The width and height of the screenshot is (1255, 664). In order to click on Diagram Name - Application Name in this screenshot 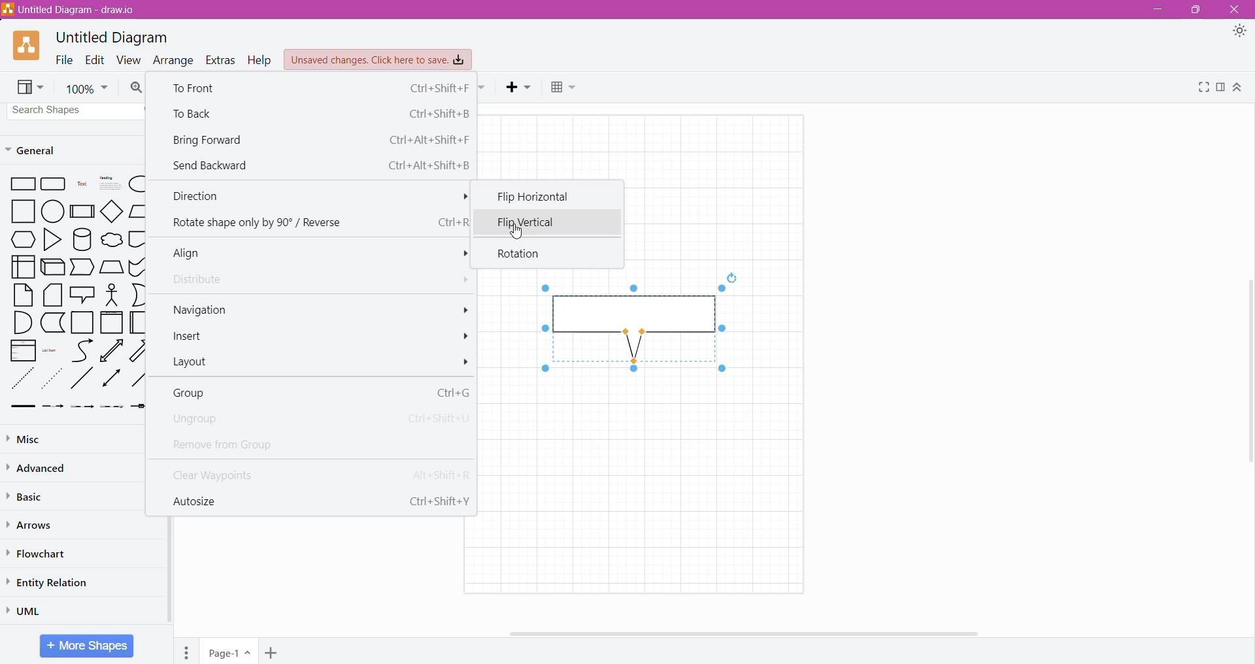, I will do `click(71, 9)`.